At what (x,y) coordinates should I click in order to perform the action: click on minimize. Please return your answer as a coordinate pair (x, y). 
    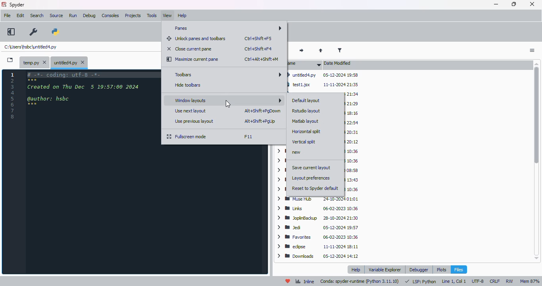
    Looking at the image, I should click on (496, 4).